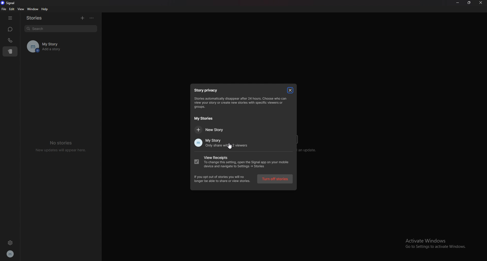 The height and width of the screenshot is (261, 487). I want to click on view, so click(20, 9).